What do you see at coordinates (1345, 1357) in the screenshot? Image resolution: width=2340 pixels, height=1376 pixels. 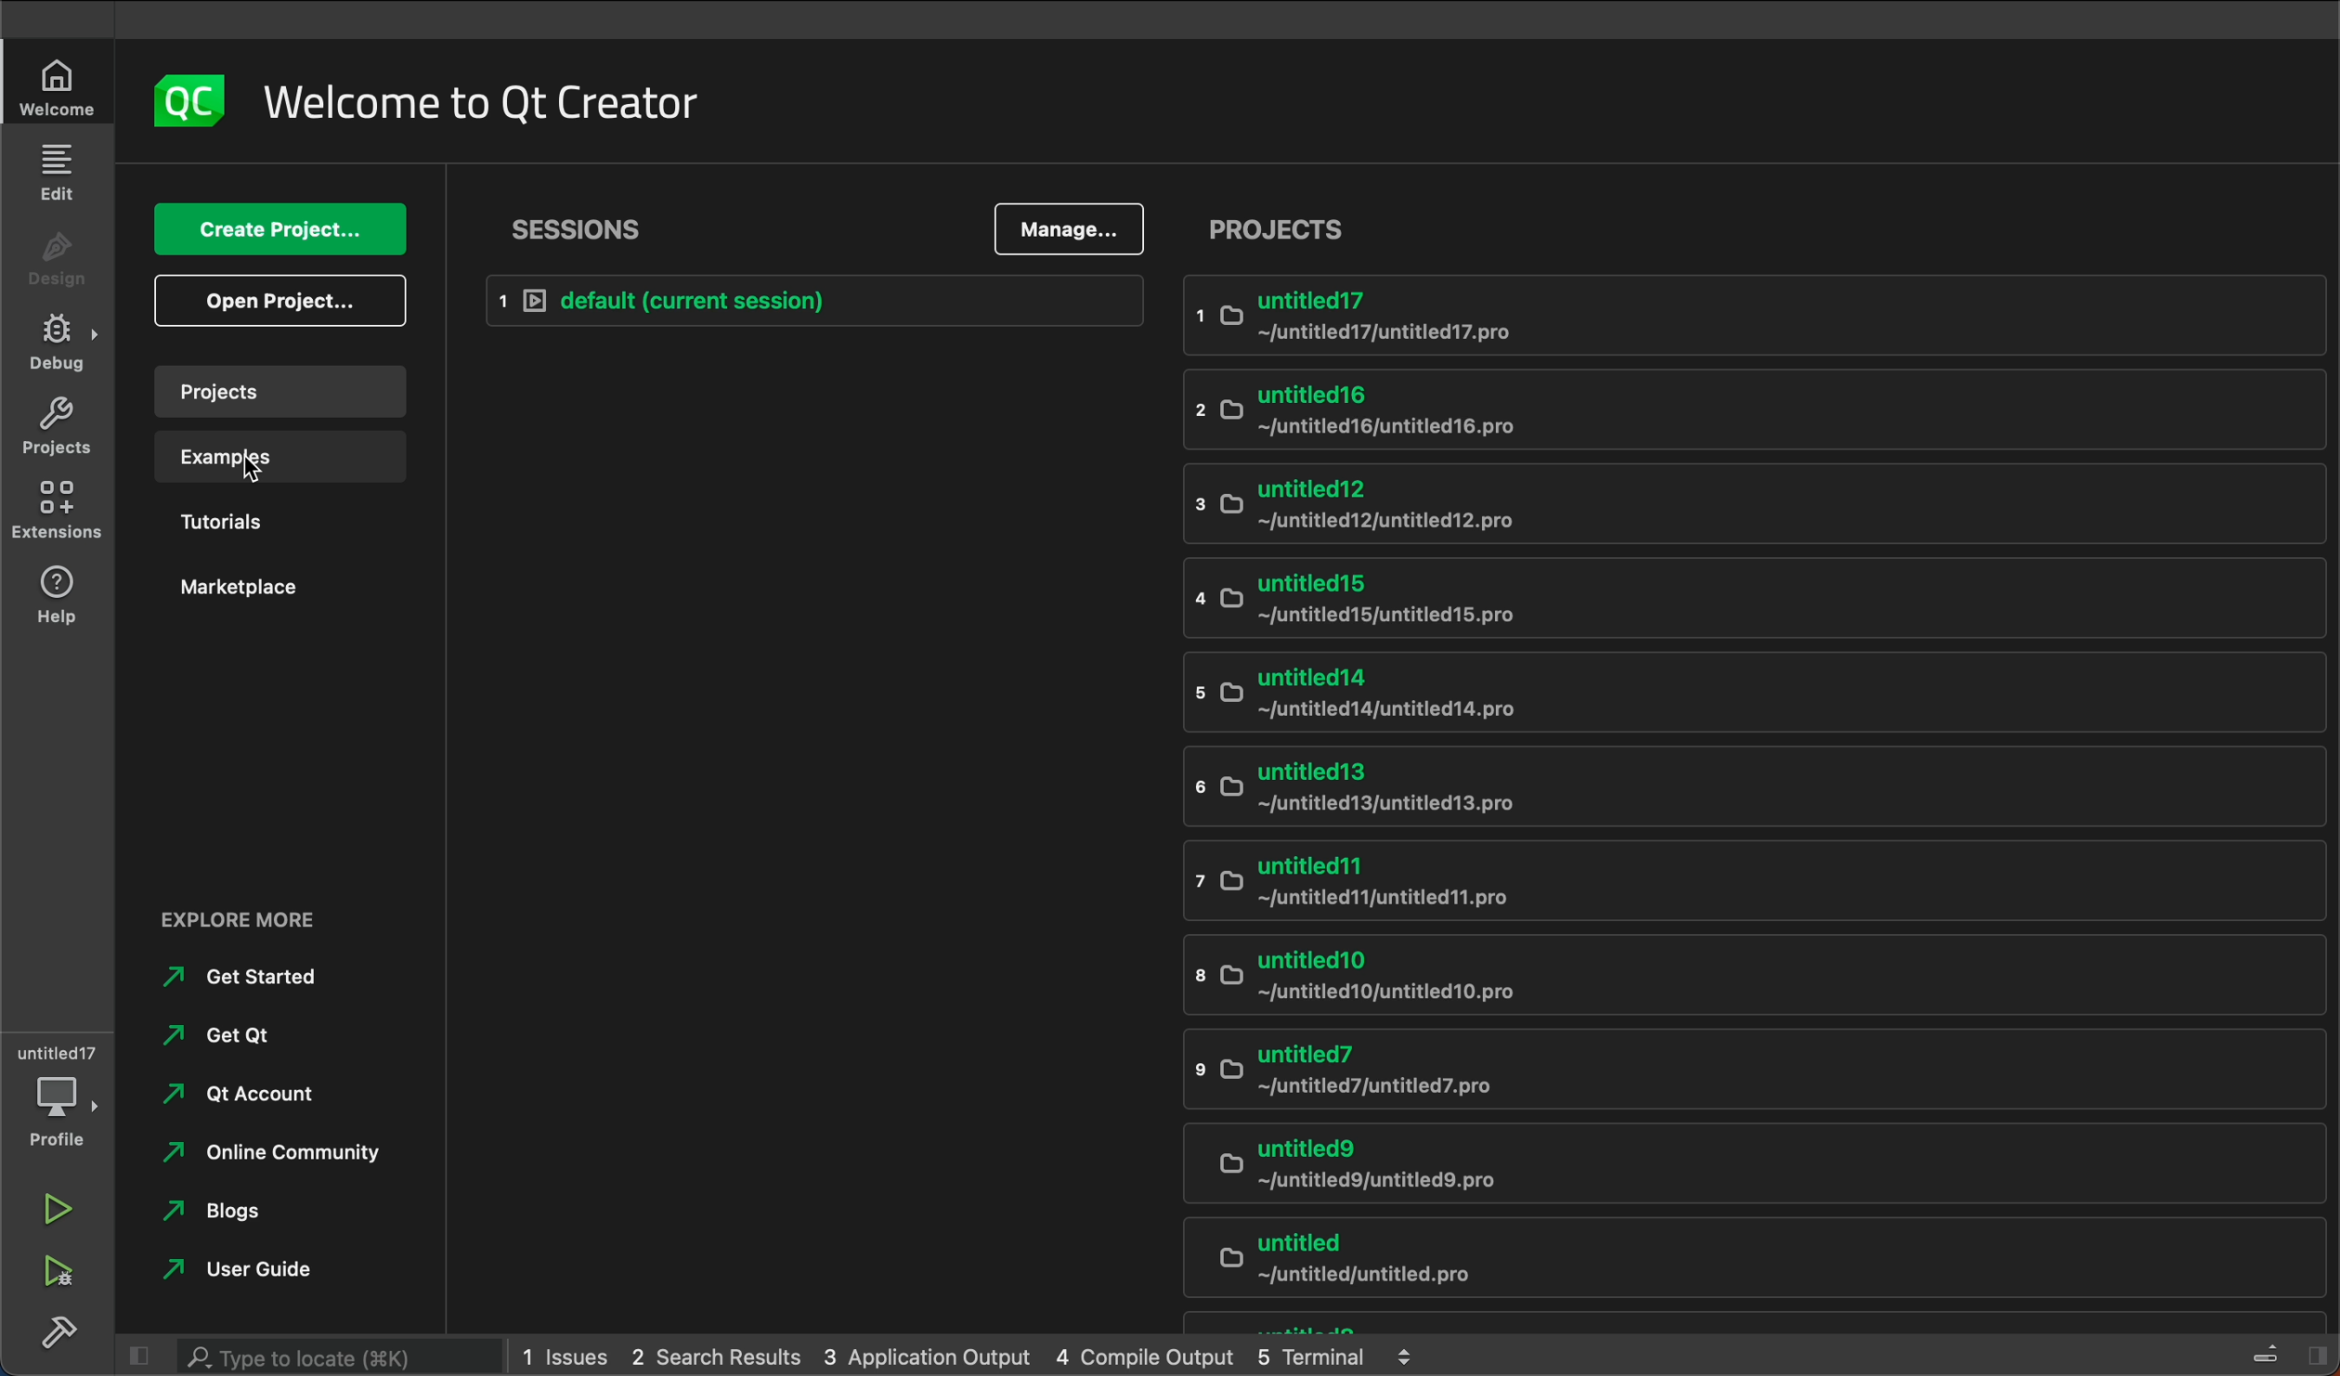 I see `terminal` at bounding box center [1345, 1357].